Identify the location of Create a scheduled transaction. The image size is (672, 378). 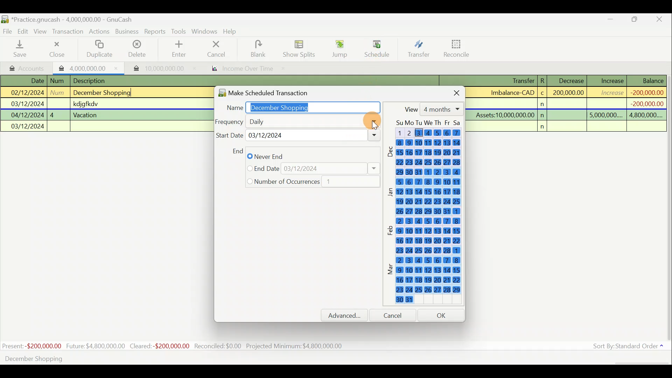
(213, 358).